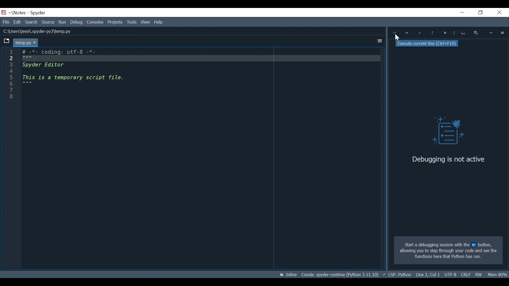  I want to click on Execute Current Line toolpit, so click(428, 43).